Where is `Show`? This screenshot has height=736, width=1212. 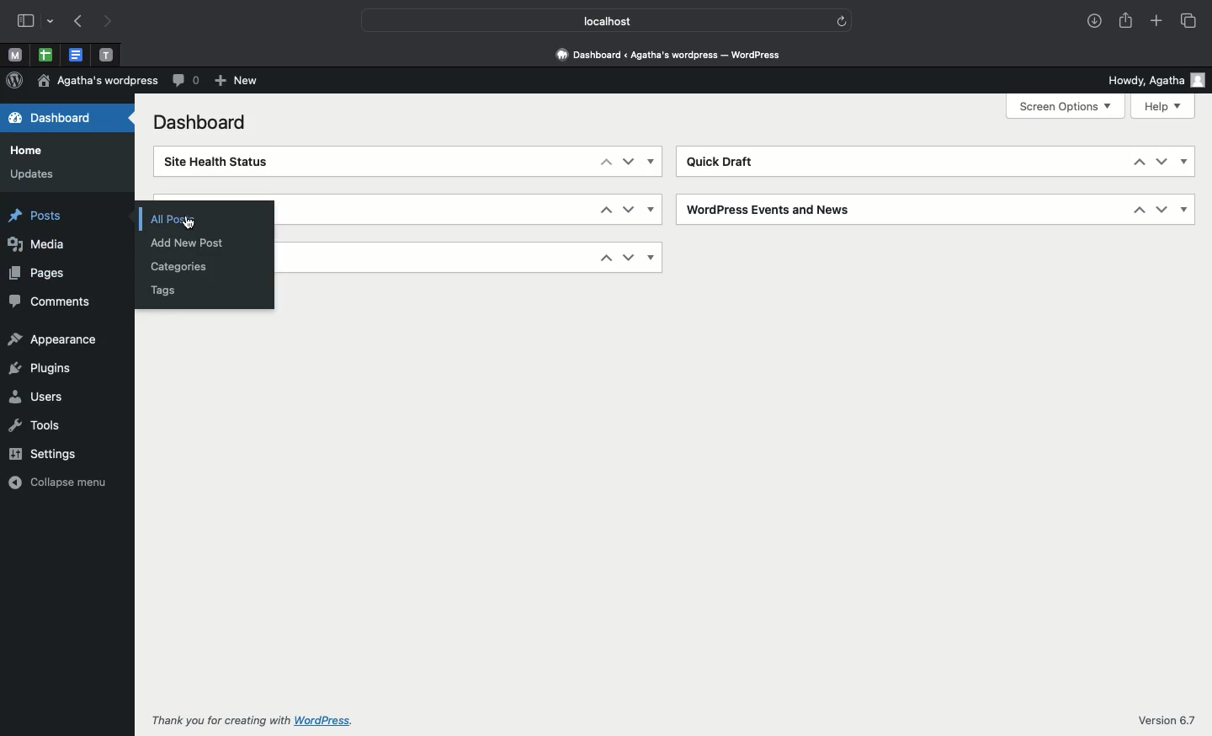 Show is located at coordinates (1185, 209).